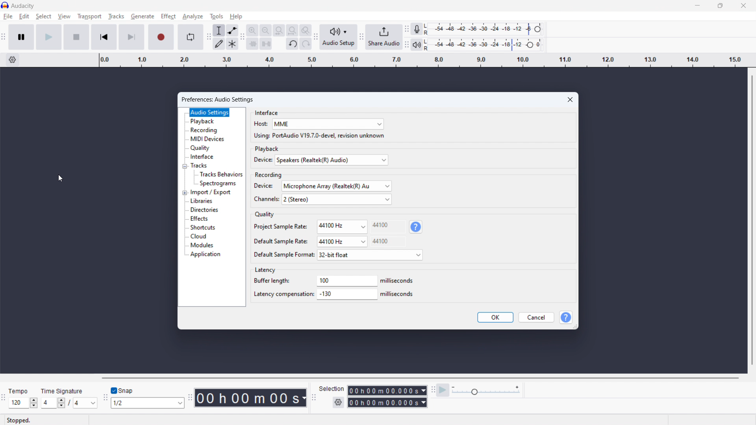  Describe the element at coordinates (116, 16) in the screenshot. I see `tracks` at that location.